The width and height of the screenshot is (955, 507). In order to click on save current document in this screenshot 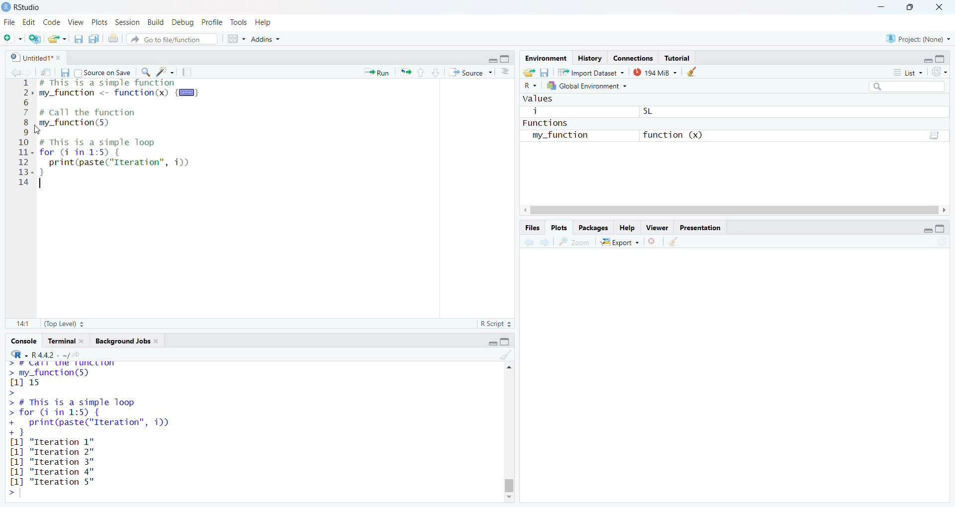, I will do `click(79, 38)`.